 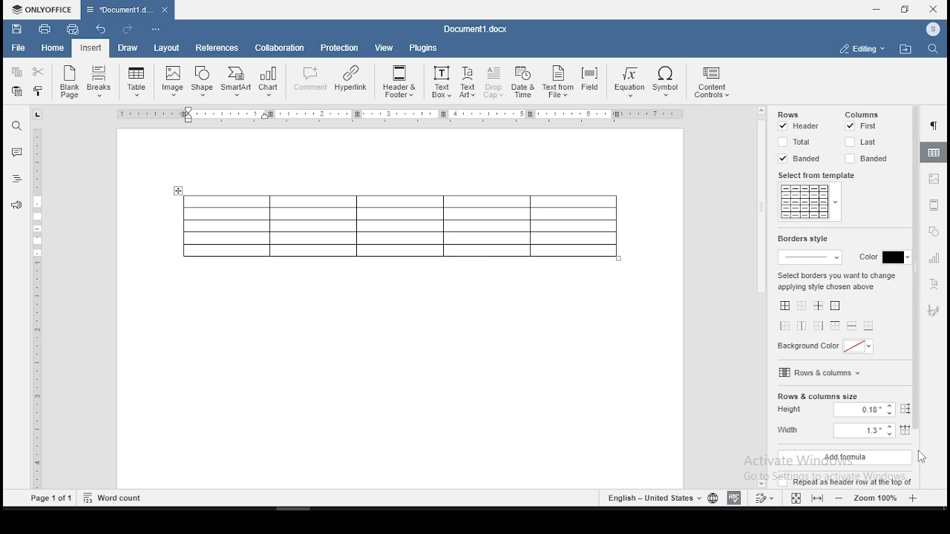 I want to click on languages, so click(x=660, y=497).